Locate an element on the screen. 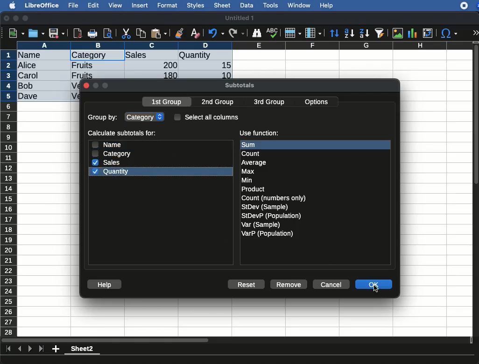 The width and height of the screenshot is (479, 364). clone formatting is located at coordinates (179, 34).